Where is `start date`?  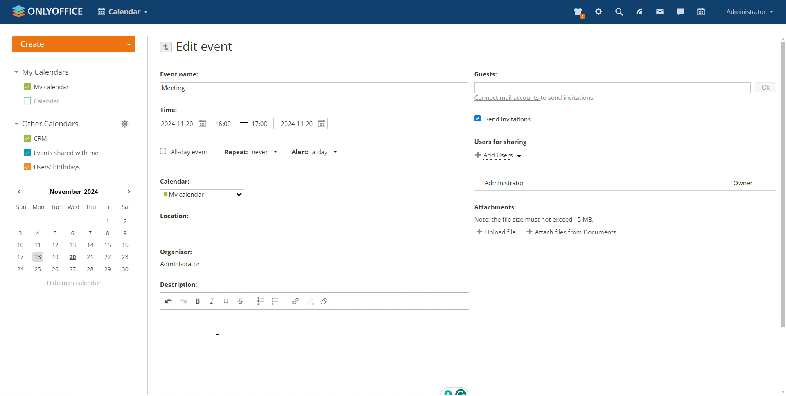 start date is located at coordinates (185, 124).